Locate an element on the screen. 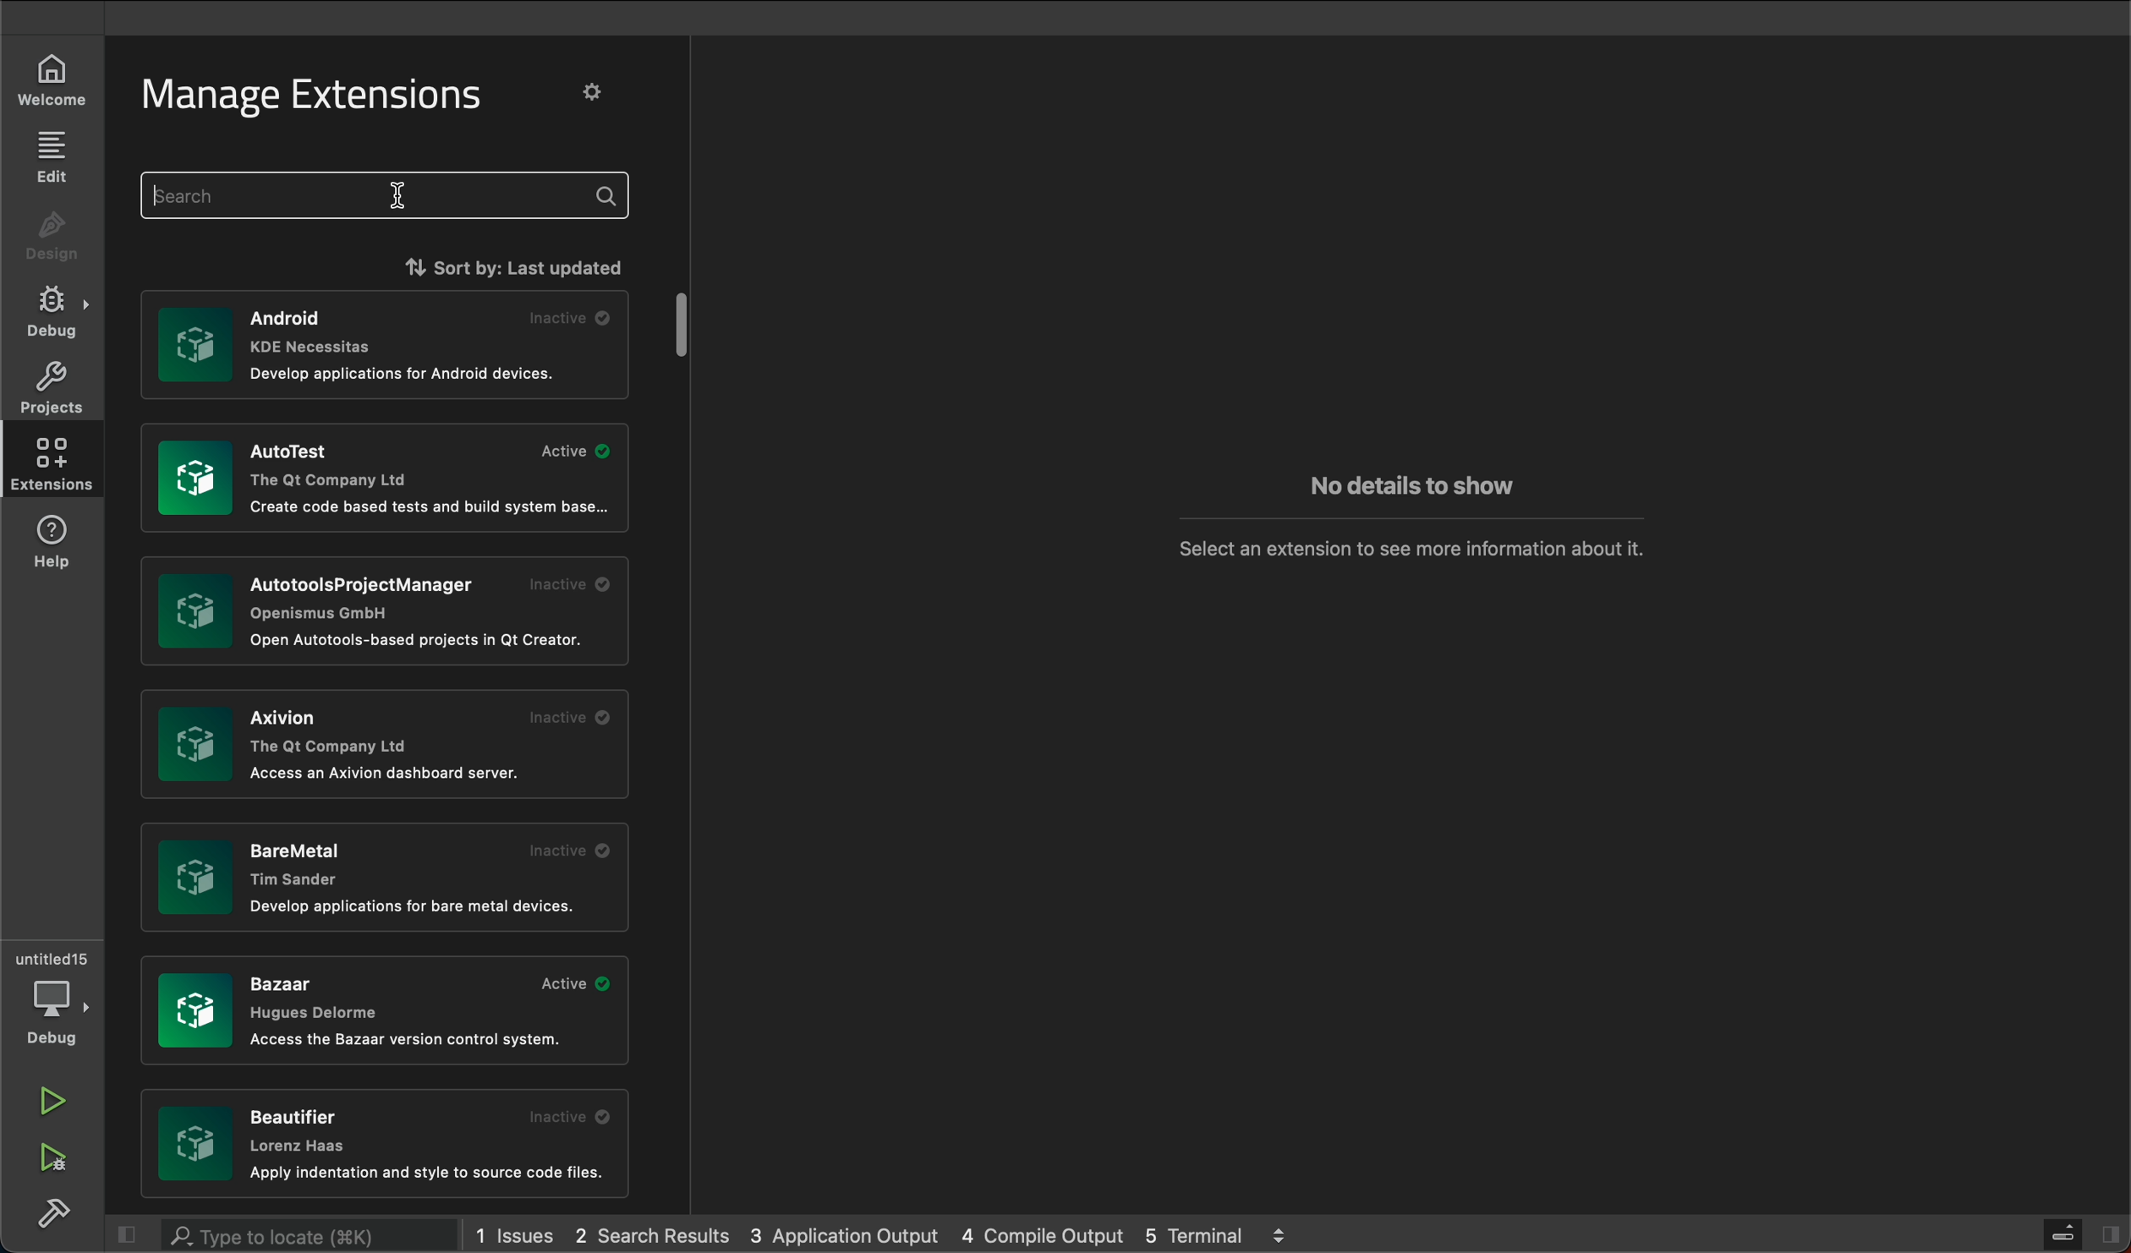 The width and height of the screenshot is (2131, 1253). extension text is located at coordinates (412, 1040).